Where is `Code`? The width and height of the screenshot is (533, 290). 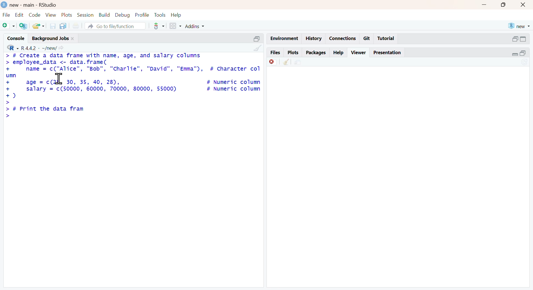
Code is located at coordinates (34, 14).